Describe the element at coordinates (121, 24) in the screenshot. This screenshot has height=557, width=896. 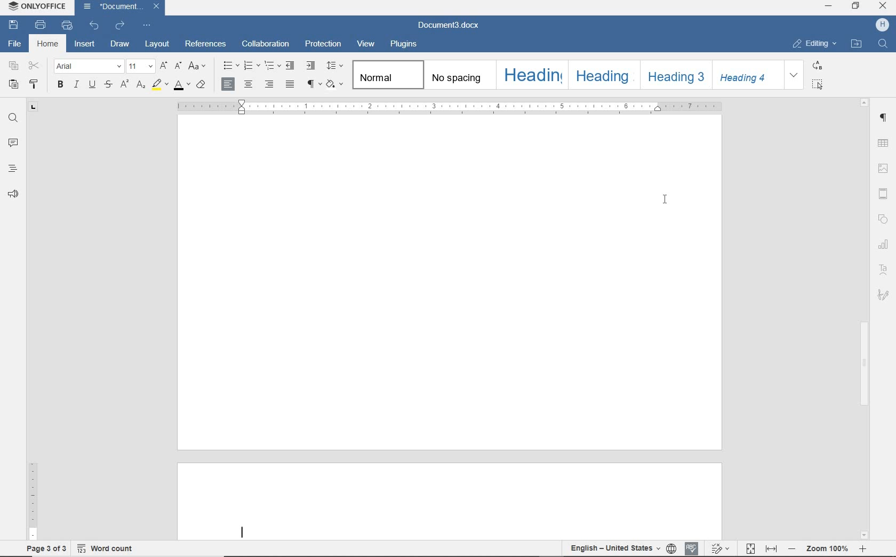
I see `REDO` at that location.